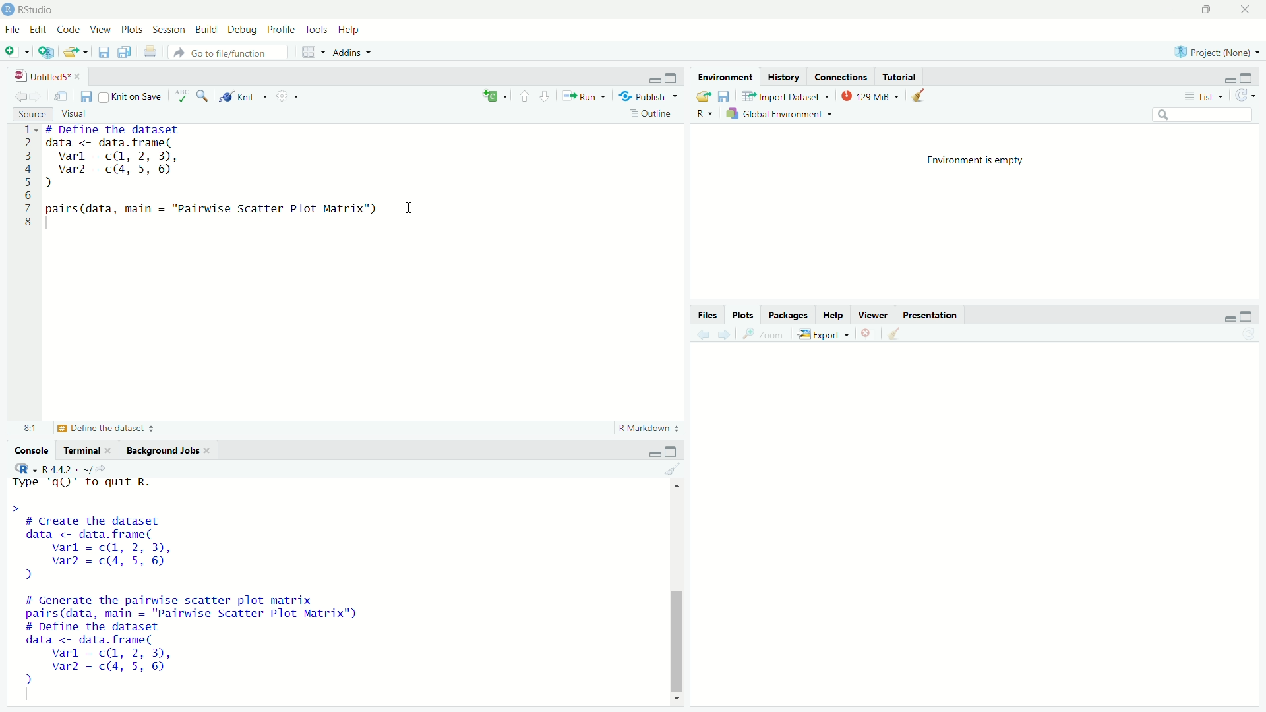 The height and width of the screenshot is (712, 1266). I want to click on Project (Note), so click(1217, 52).